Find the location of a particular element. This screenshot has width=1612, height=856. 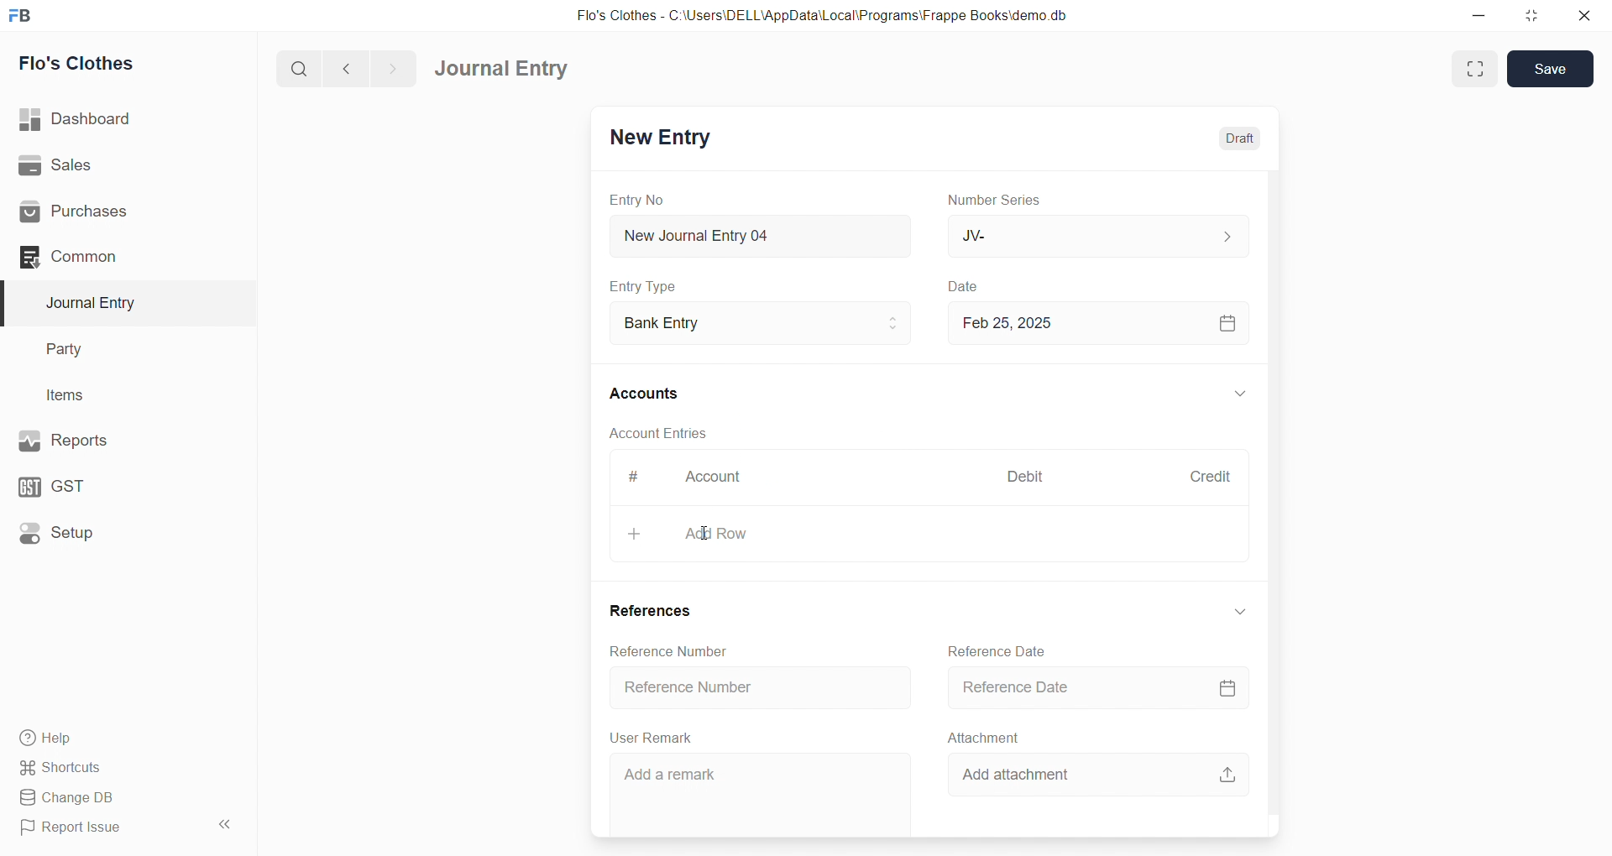

Report Issue is located at coordinates (104, 827).